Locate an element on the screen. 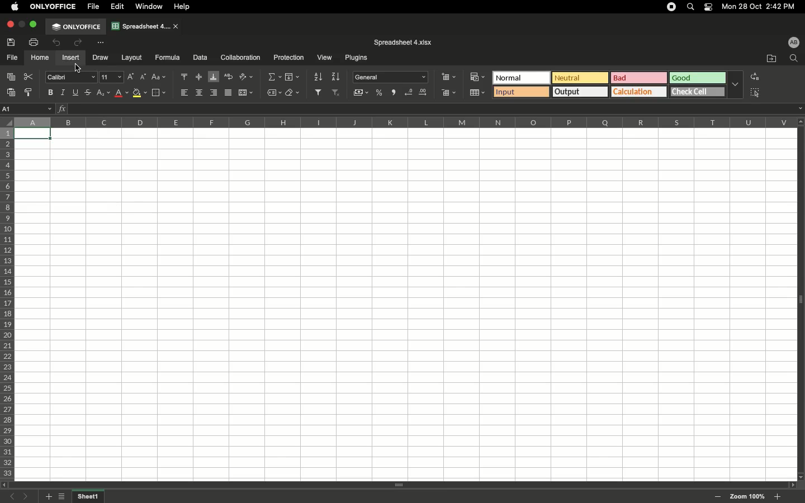  Summation is located at coordinates (273, 78).